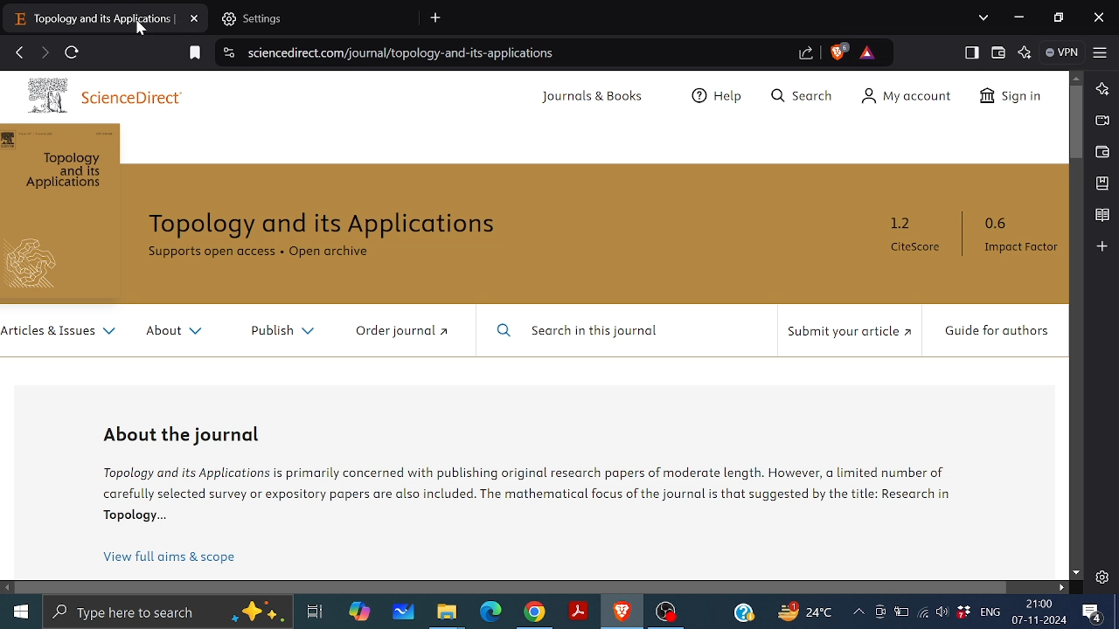 Image resolution: width=1119 pixels, height=629 pixels. What do you see at coordinates (407, 52) in the screenshot?
I see `Web address of the current page` at bounding box center [407, 52].